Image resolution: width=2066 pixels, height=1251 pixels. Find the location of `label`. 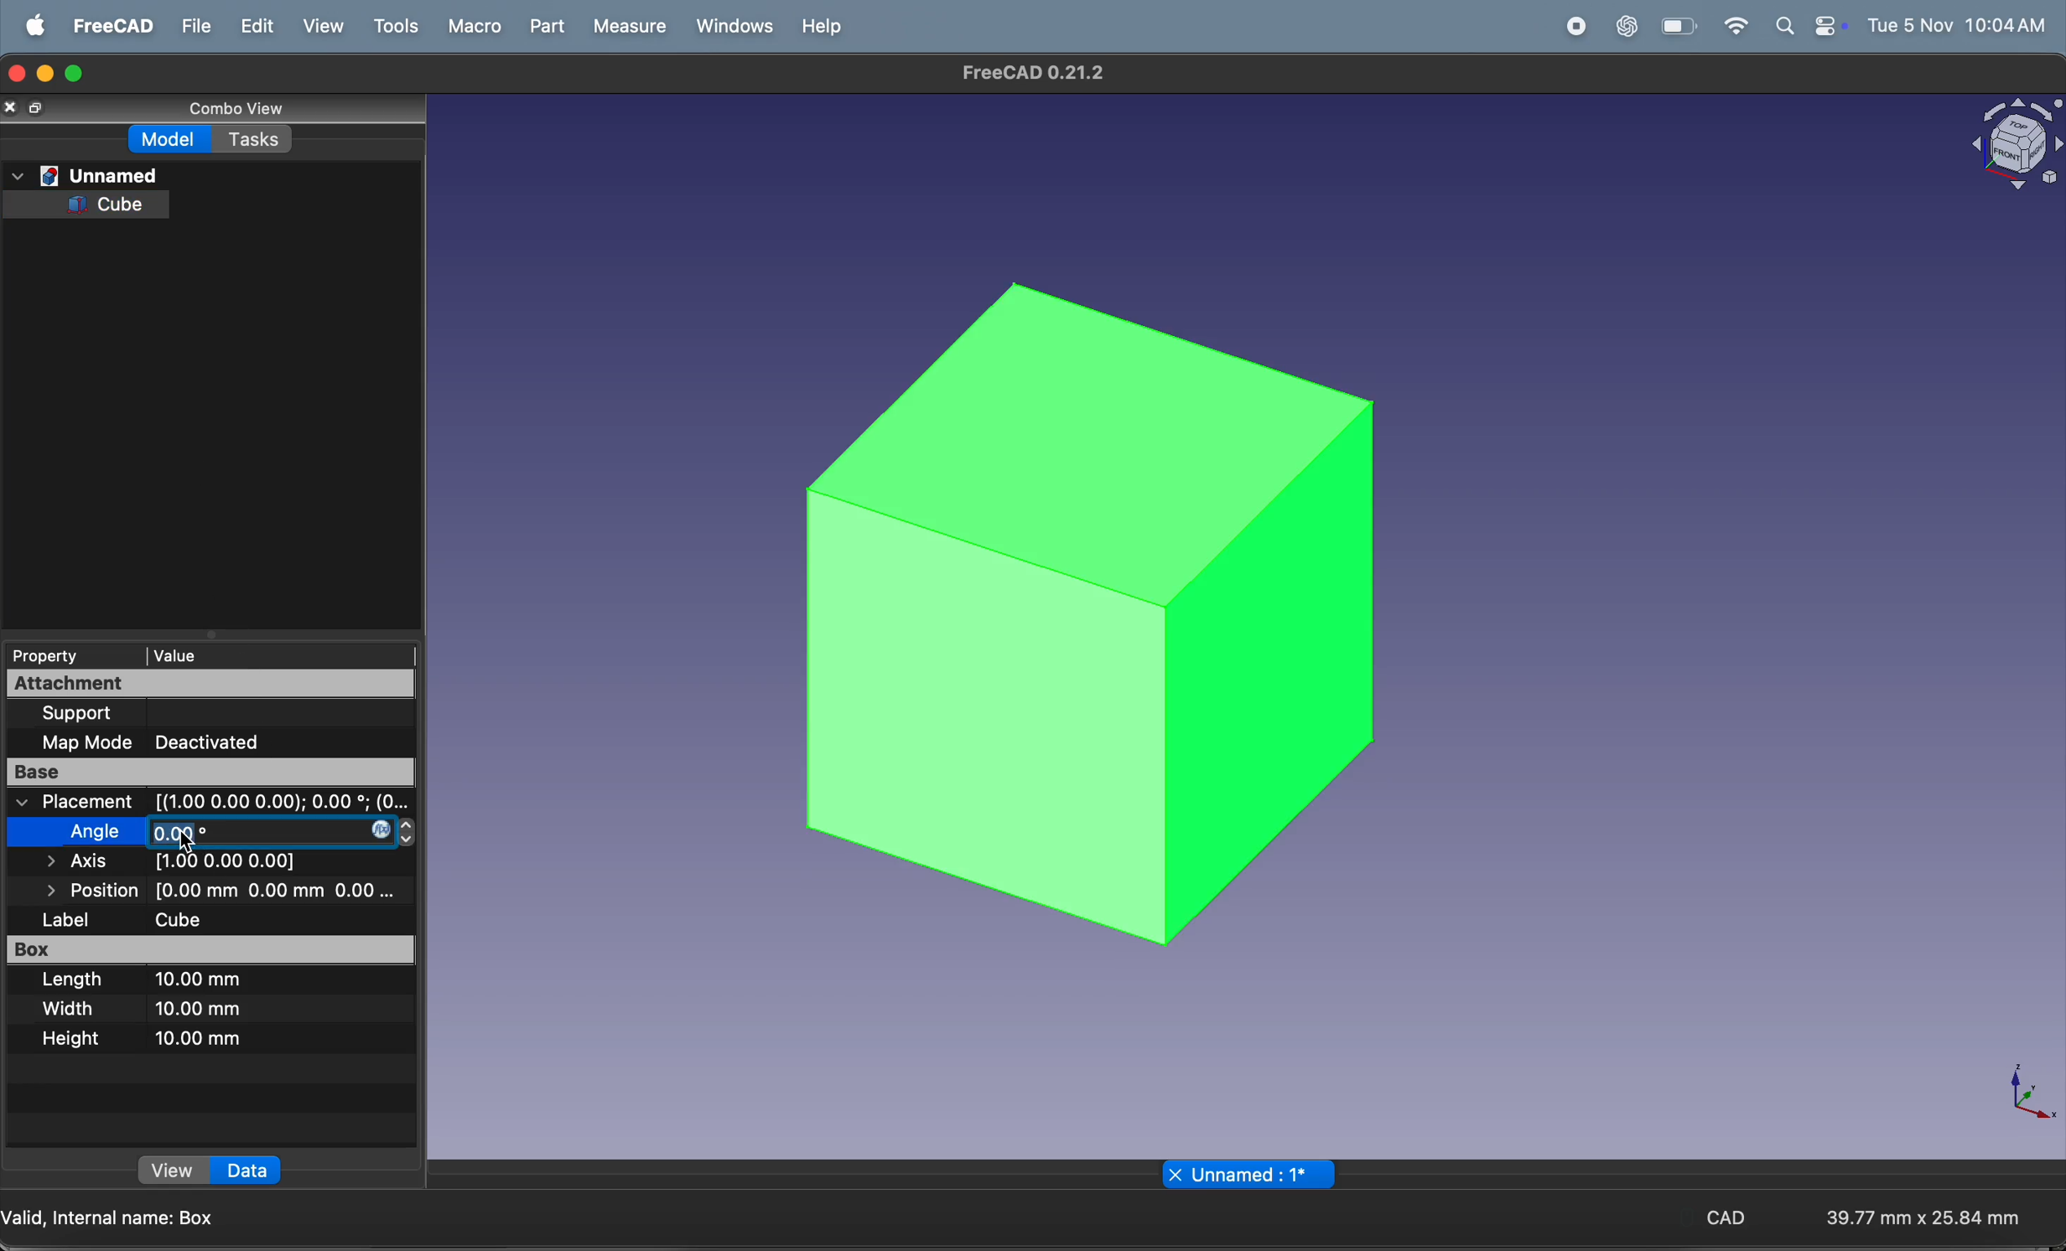

label is located at coordinates (79, 919).